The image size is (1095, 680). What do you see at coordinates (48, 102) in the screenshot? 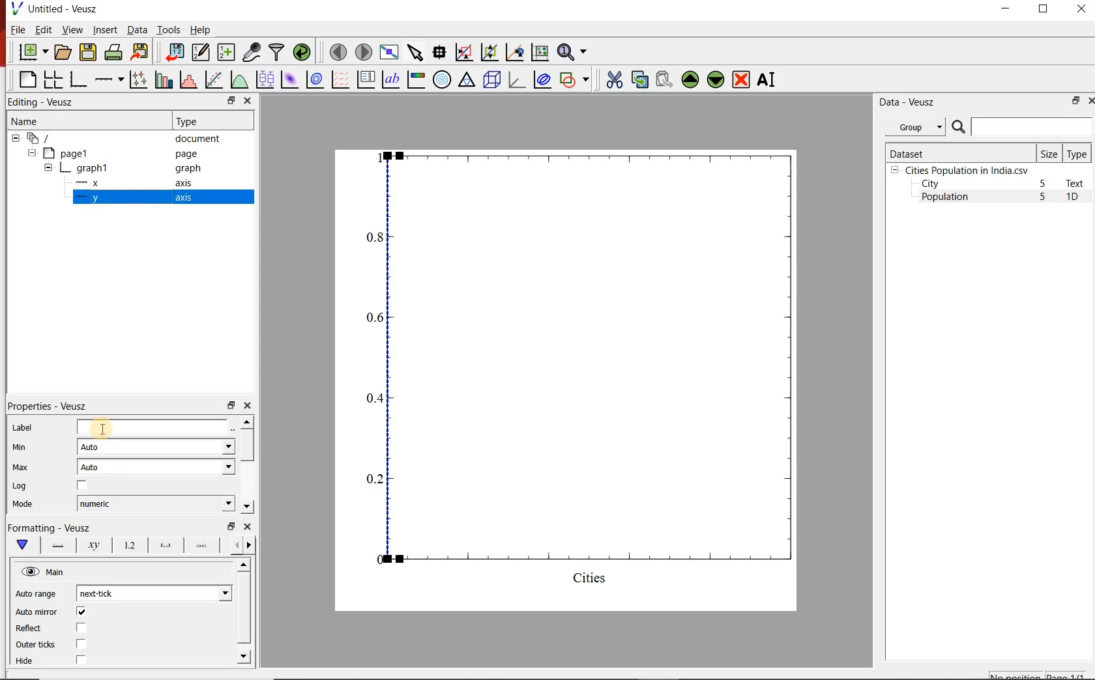
I see `Editing - Veusz` at bounding box center [48, 102].